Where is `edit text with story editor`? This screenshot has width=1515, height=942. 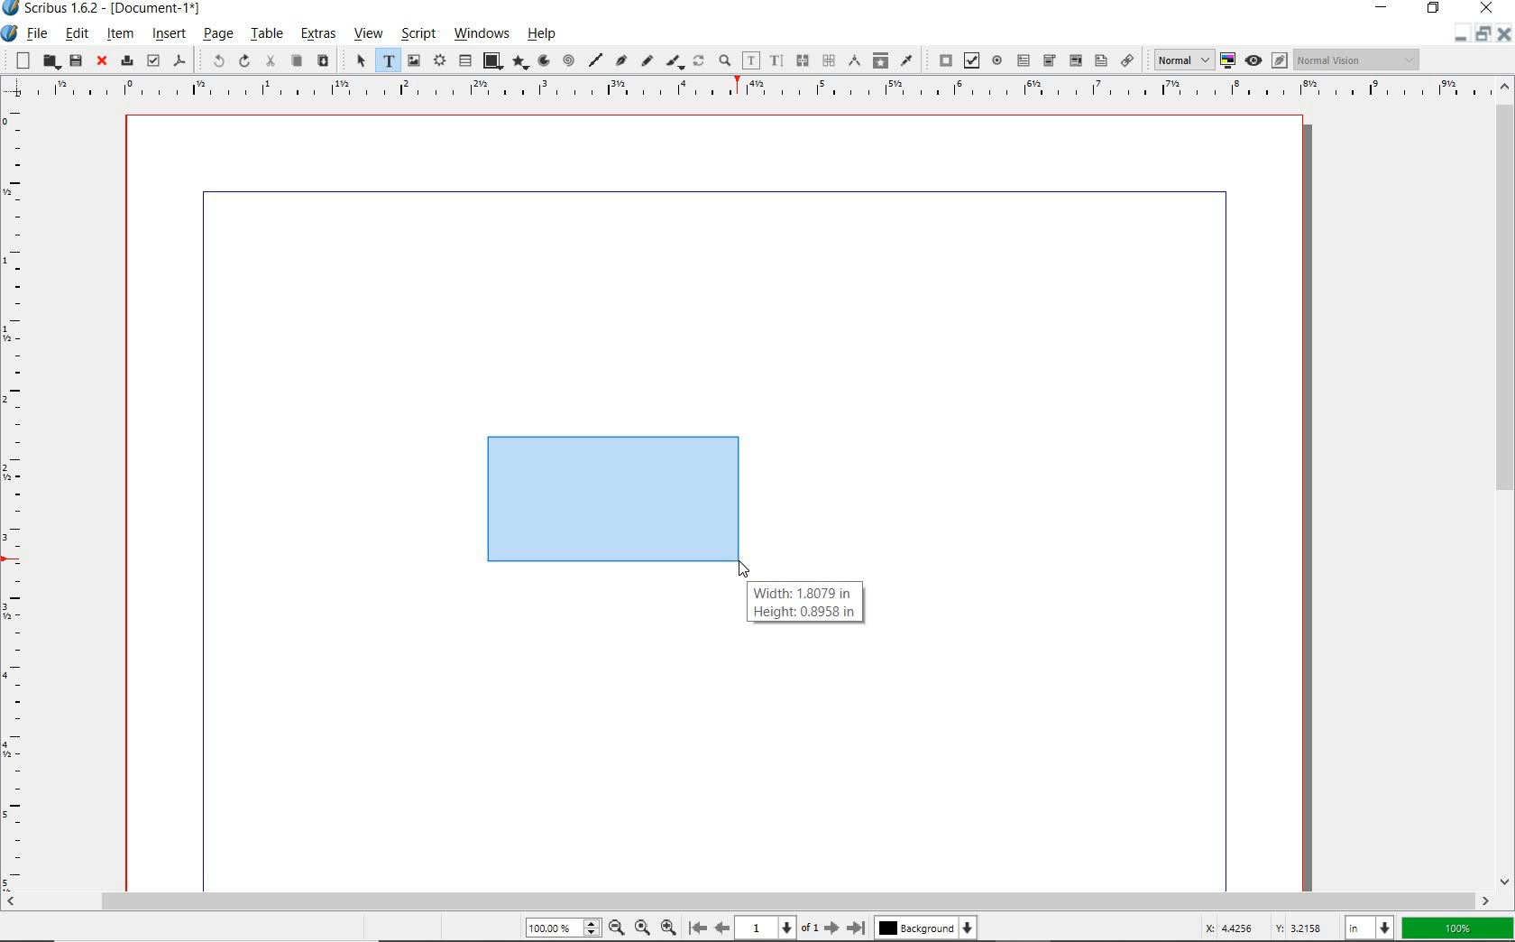
edit text with story editor is located at coordinates (776, 61).